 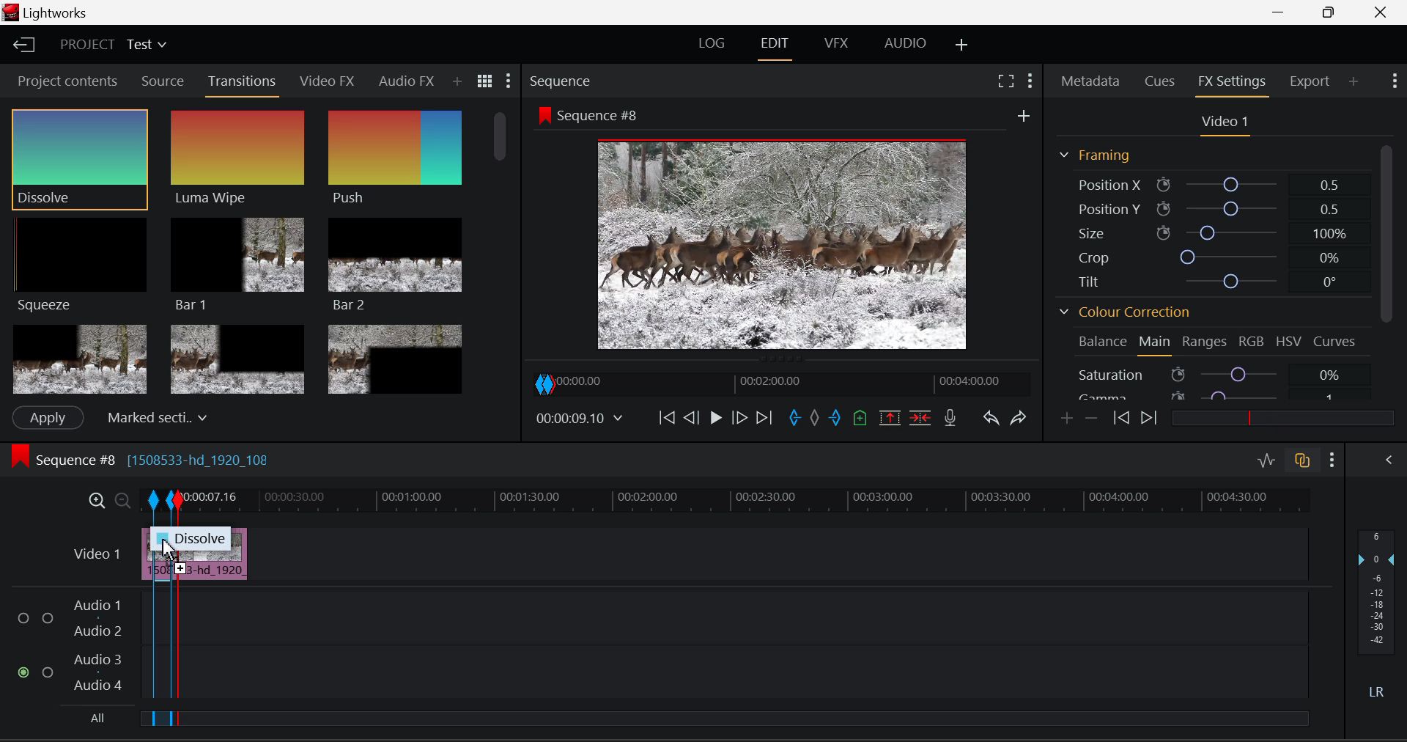 What do you see at coordinates (296, 416) in the screenshot?
I see `frames input` at bounding box center [296, 416].